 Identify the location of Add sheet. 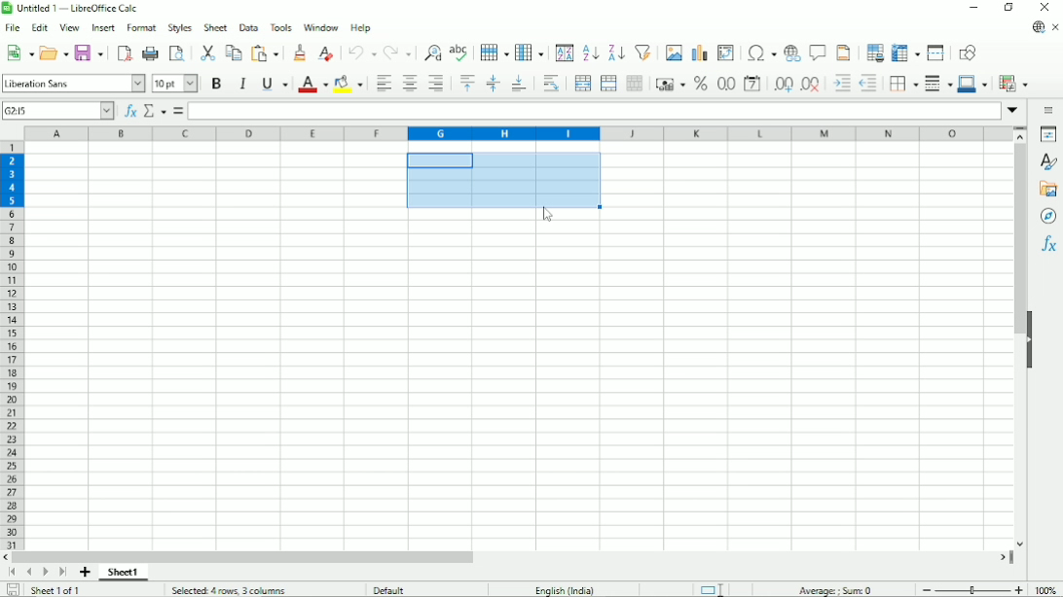
(86, 573).